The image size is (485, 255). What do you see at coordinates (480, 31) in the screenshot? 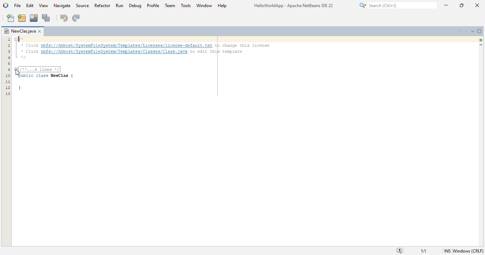
I see `maximize window` at bounding box center [480, 31].